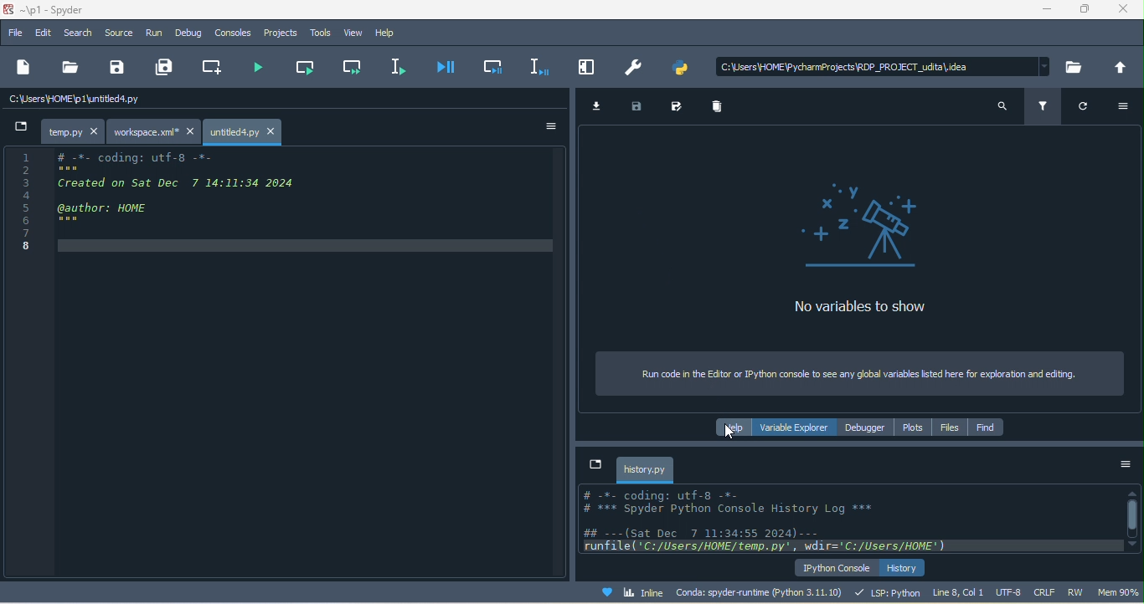 The height and width of the screenshot is (604, 1144). I want to click on view, so click(357, 33).